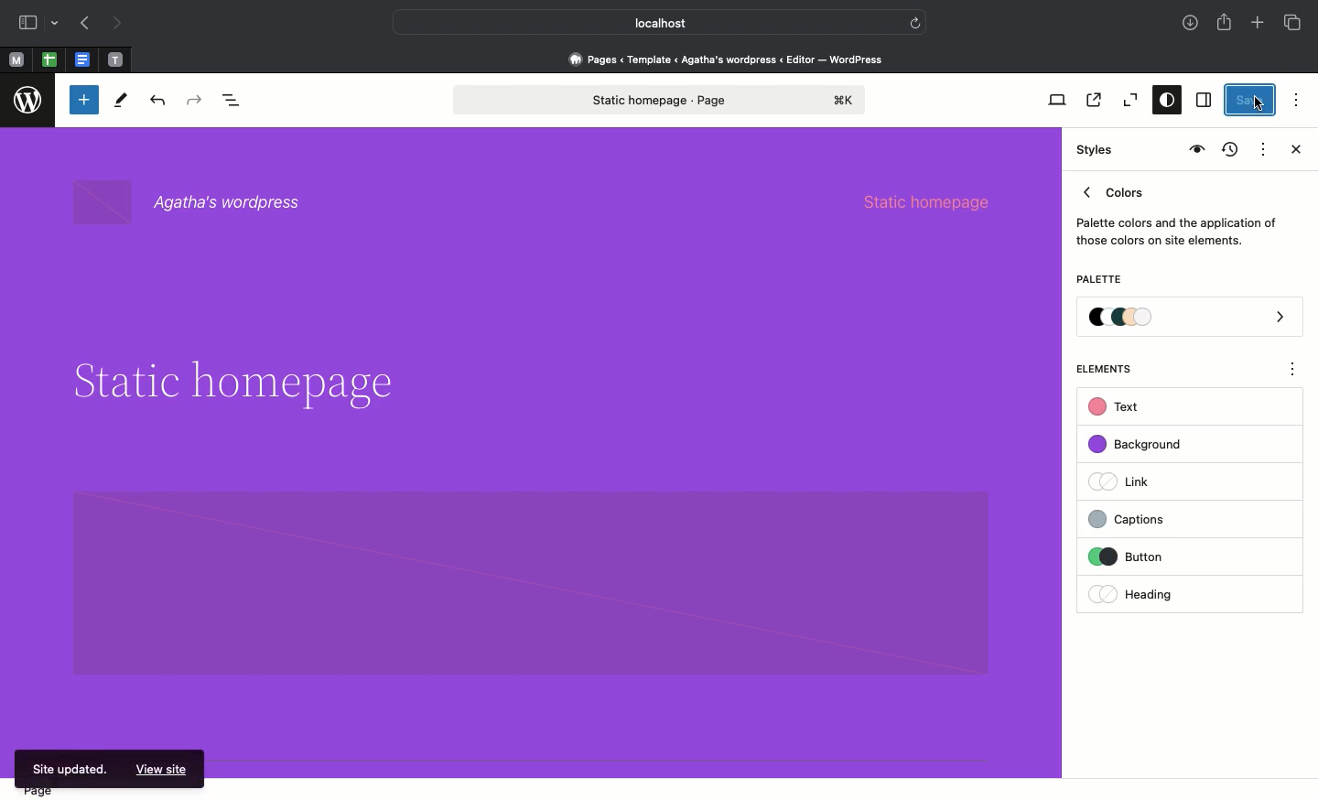  What do you see at coordinates (1127, 481) in the screenshot?
I see `Link` at bounding box center [1127, 481].